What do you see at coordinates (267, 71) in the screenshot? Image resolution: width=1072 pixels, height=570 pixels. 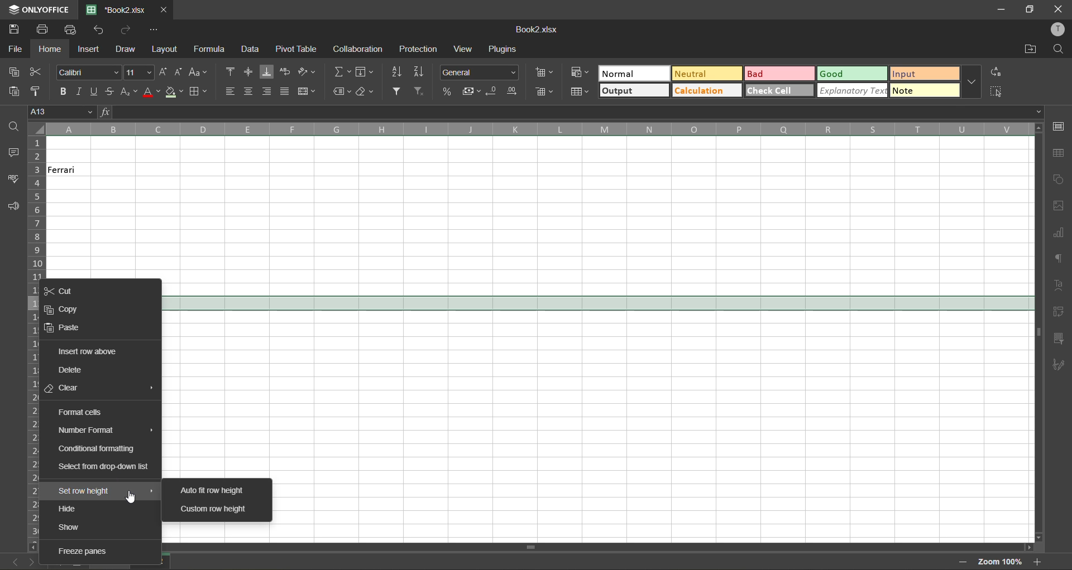 I see `align bottom` at bounding box center [267, 71].